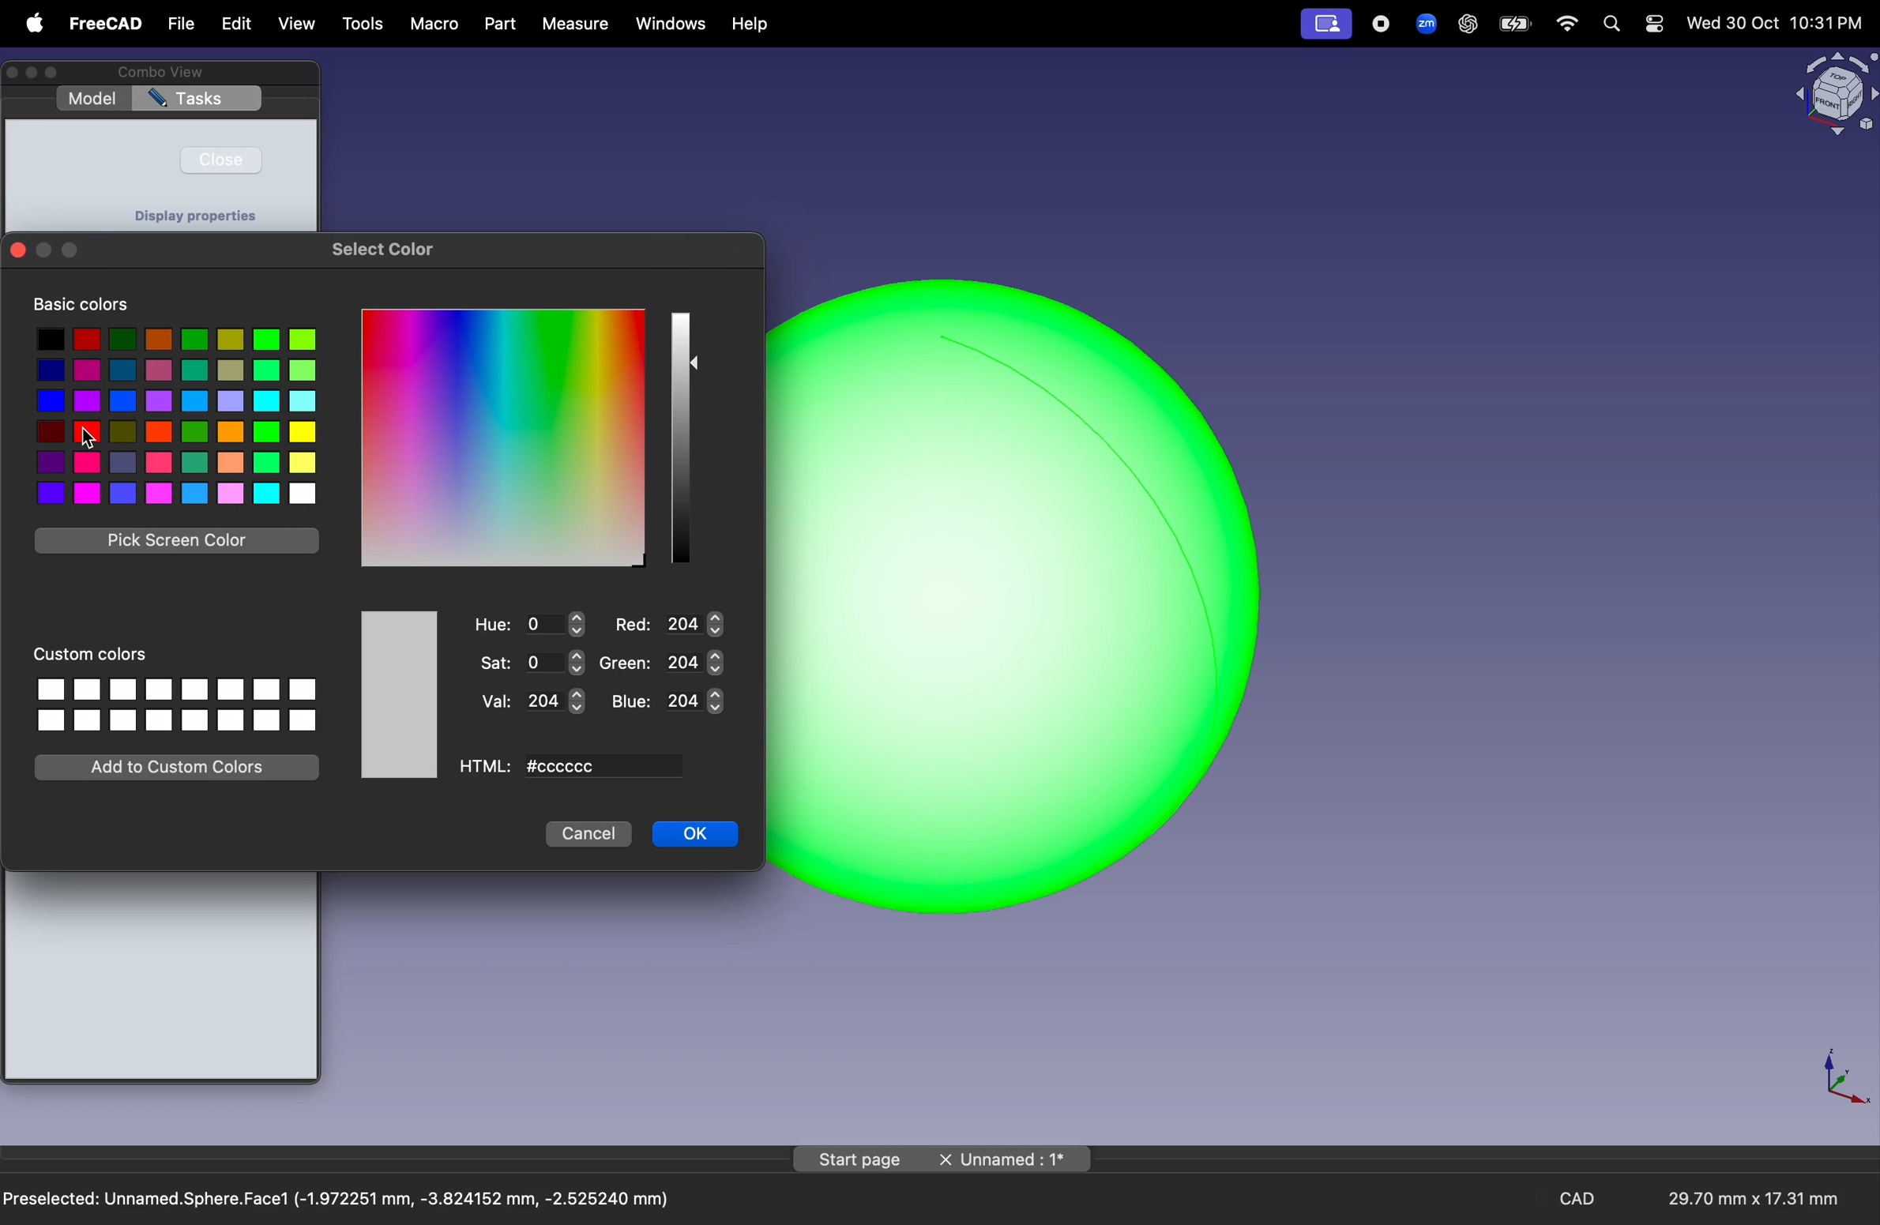  I want to click on cursor, so click(88, 438).